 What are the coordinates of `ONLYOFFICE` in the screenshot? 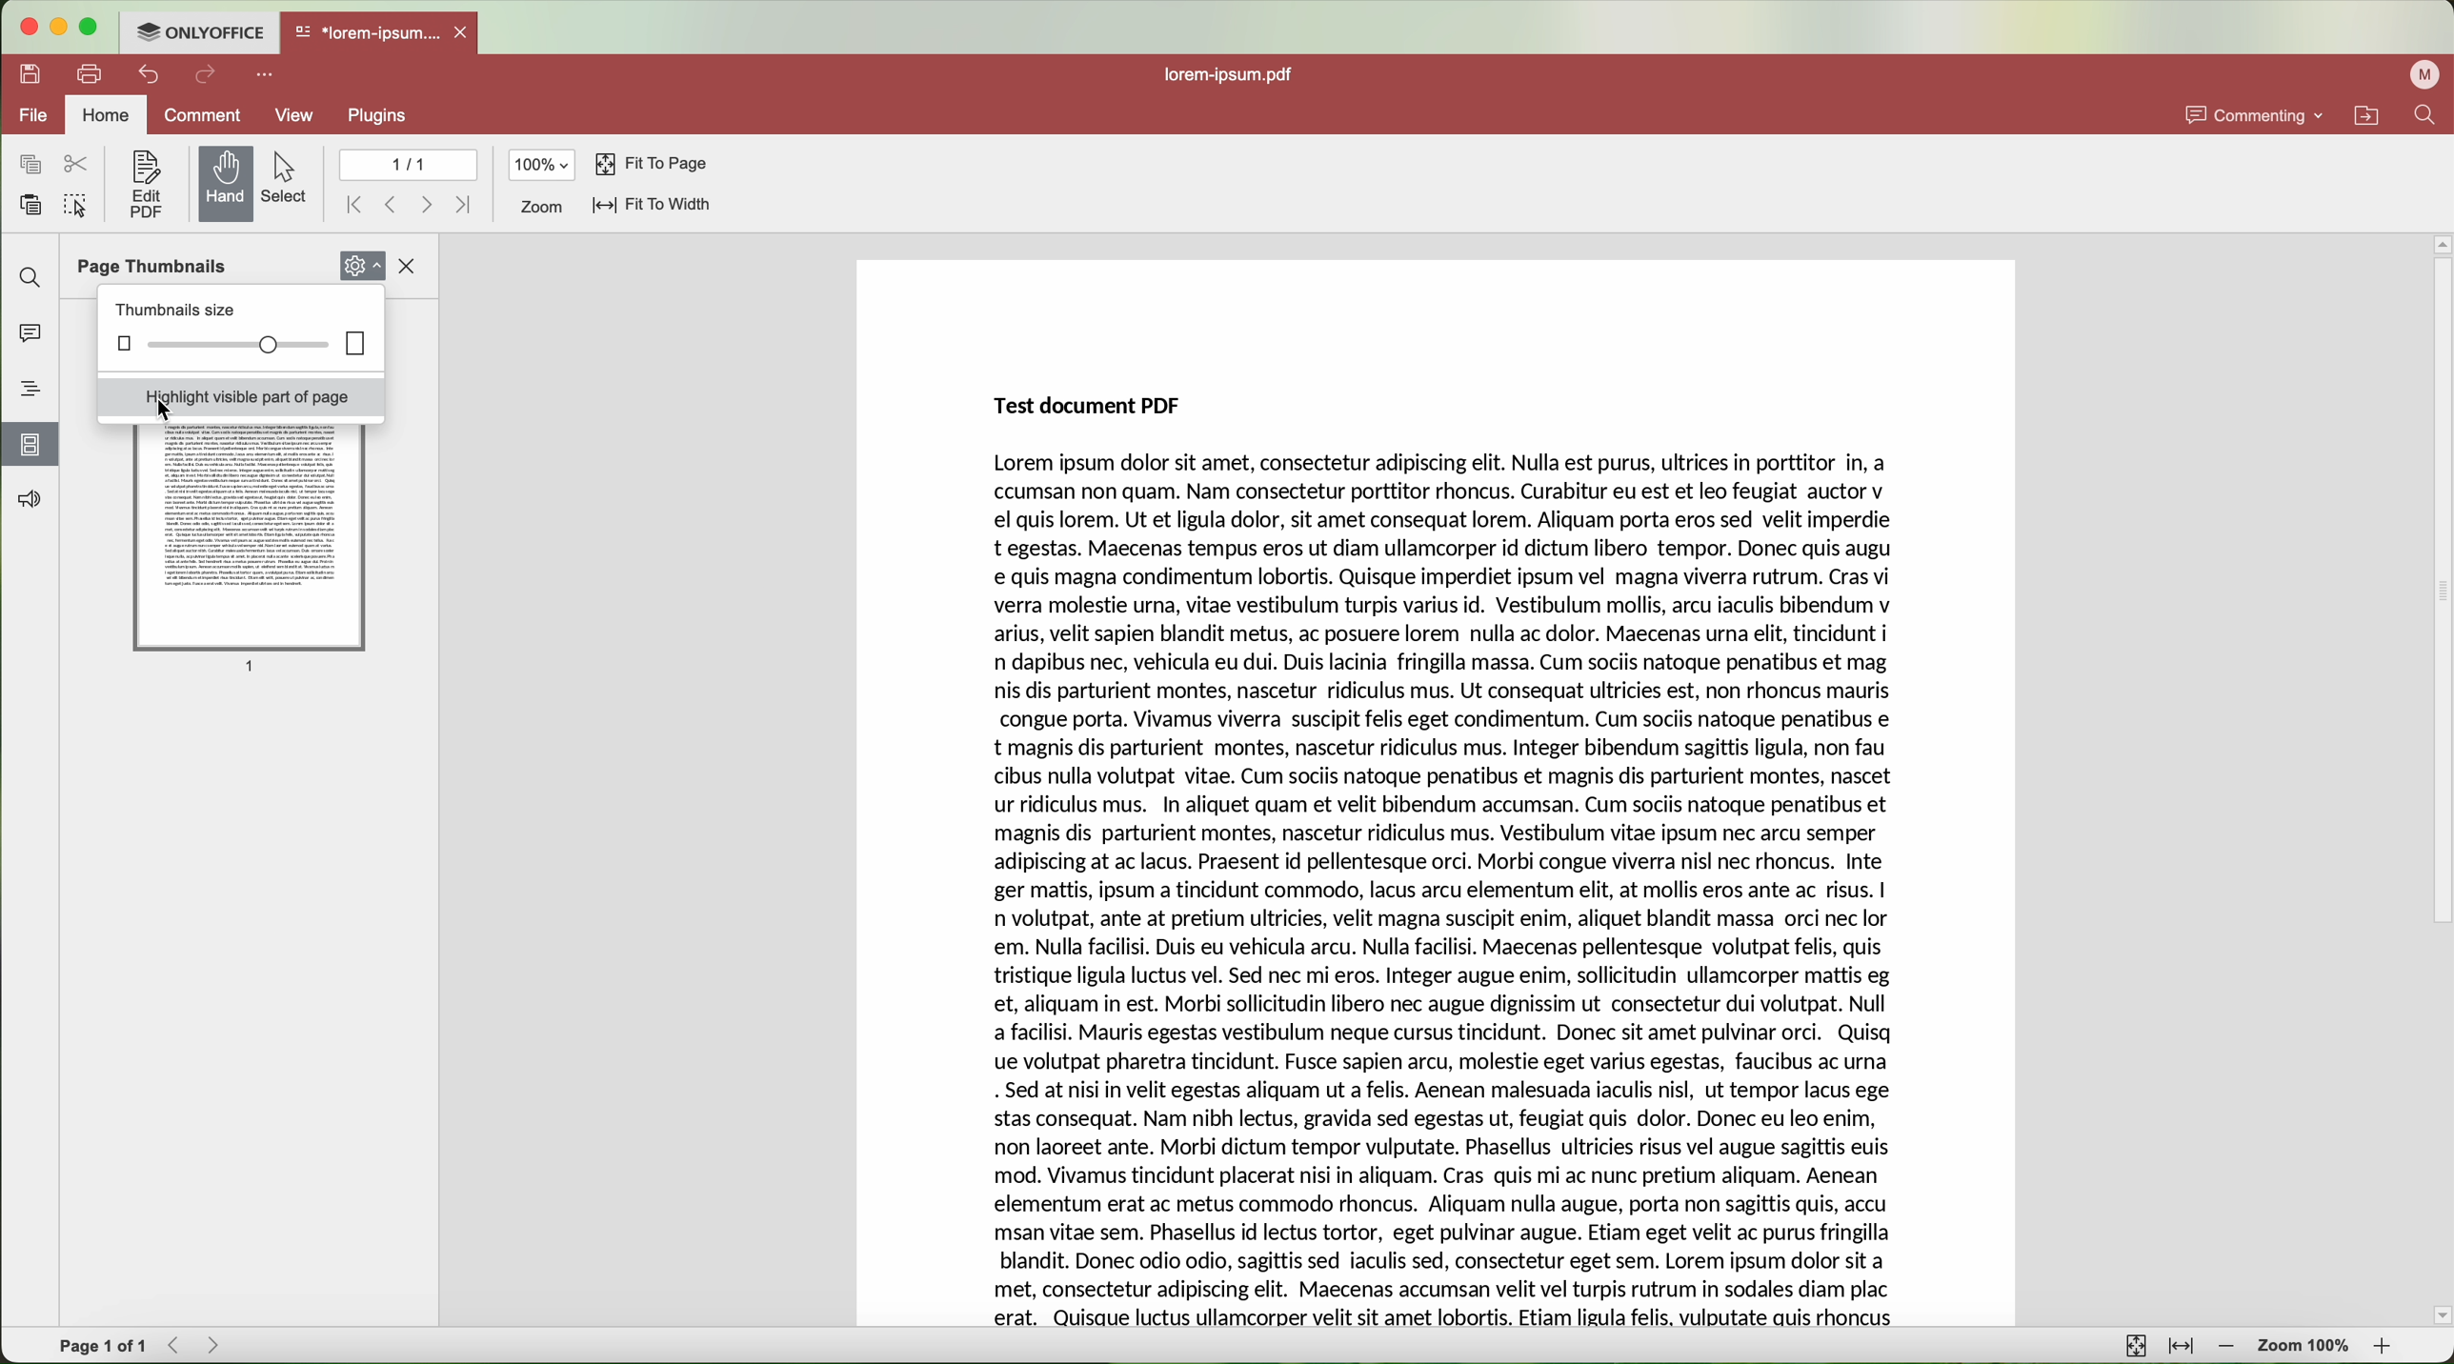 It's located at (199, 32).